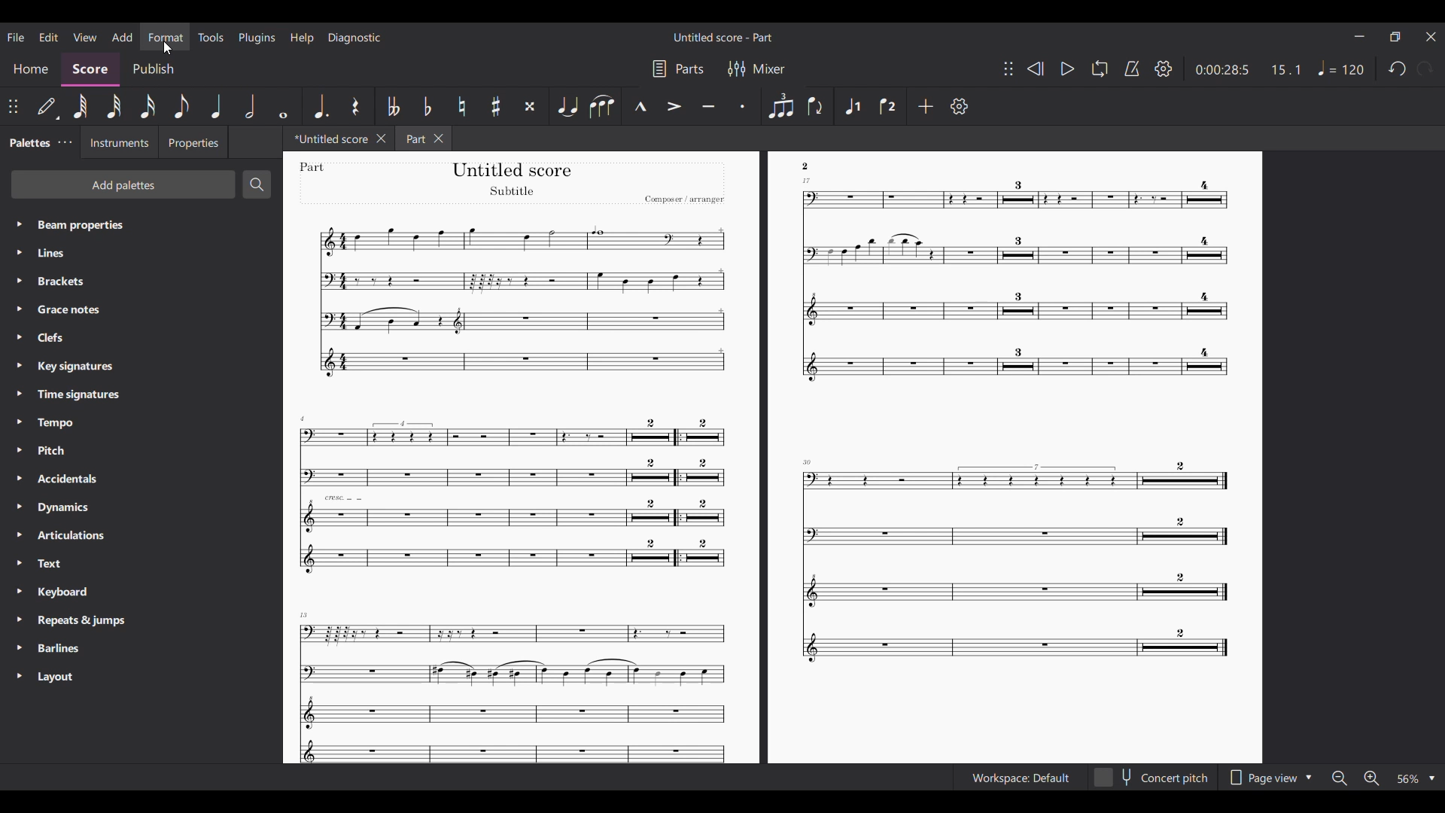  I want to click on Tempo, so click(1340, 68).